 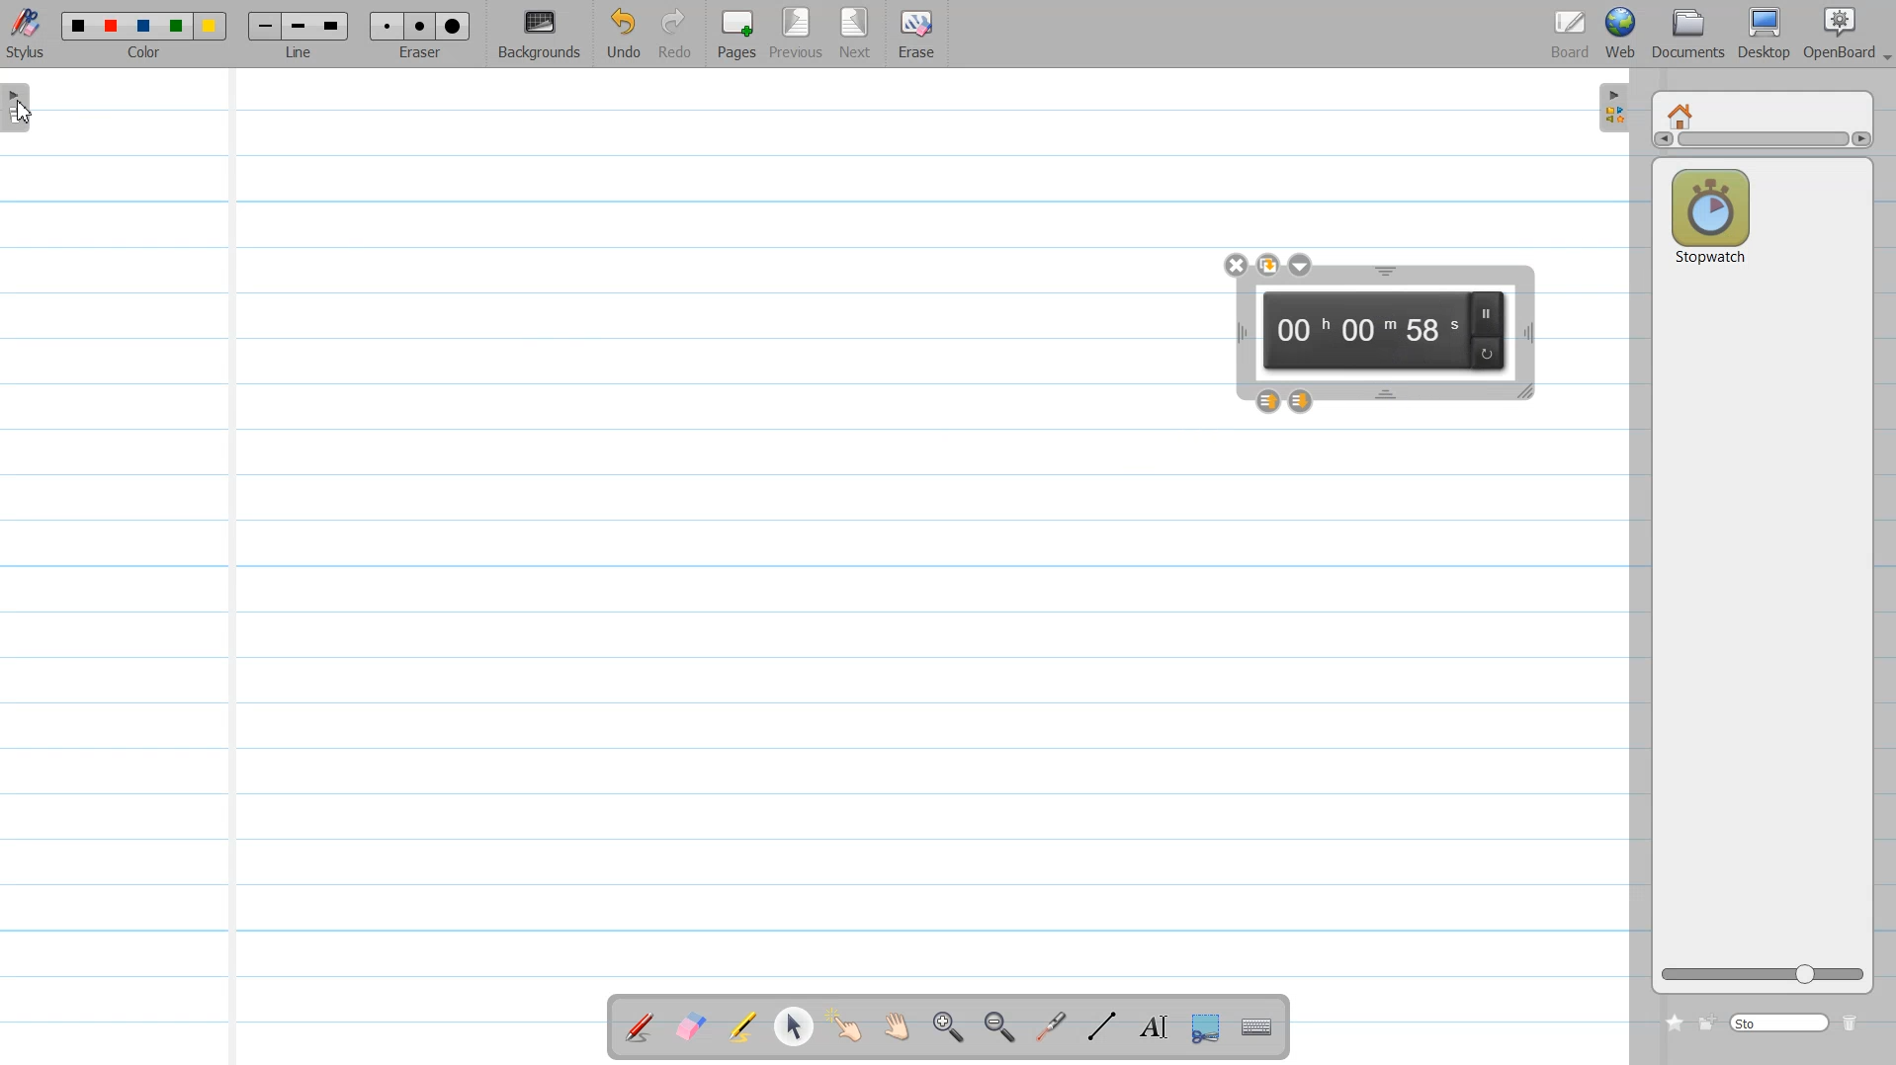 I want to click on Draw Line, so click(x=1103, y=1026).